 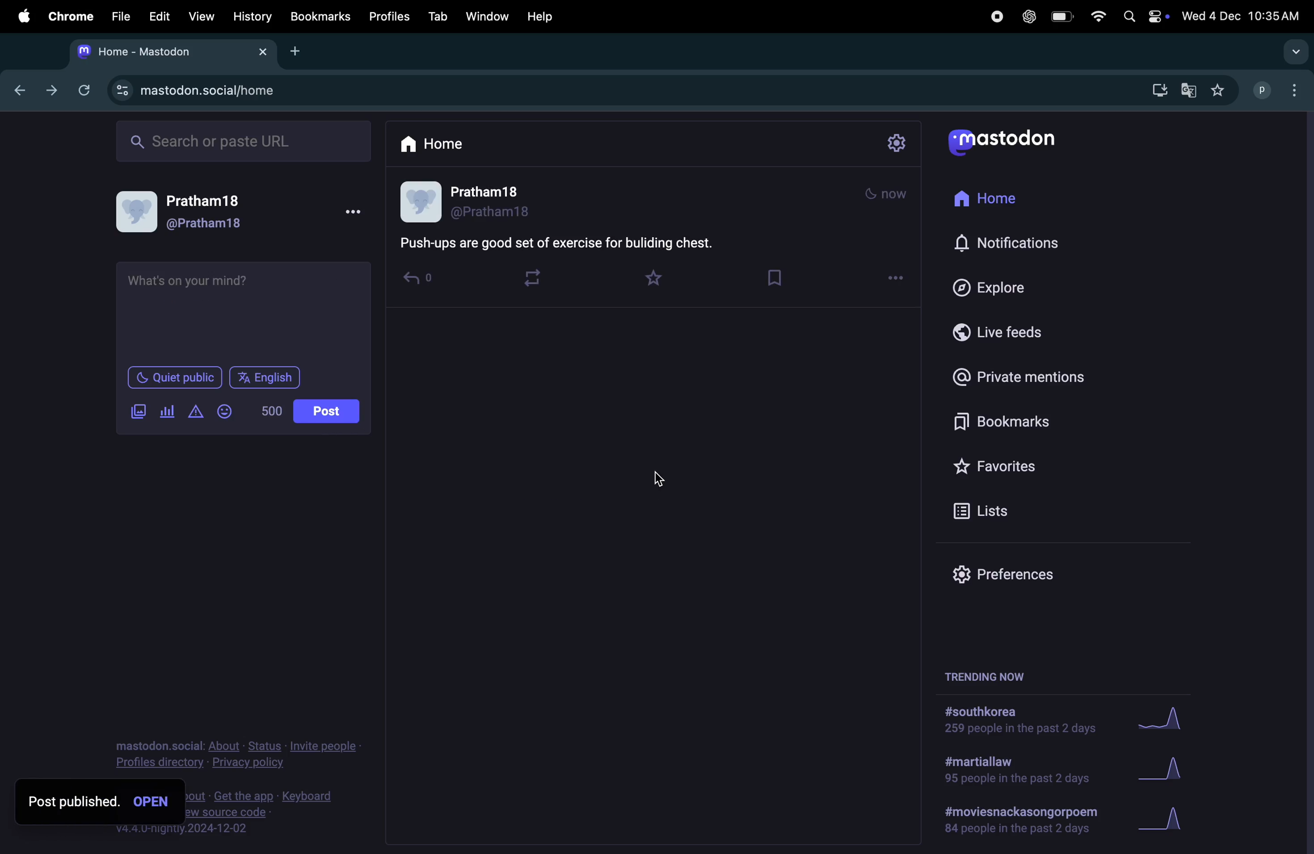 What do you see at coordinates (359, 212) in the screenshot?
I see `options` at bounding box center [359, 212].